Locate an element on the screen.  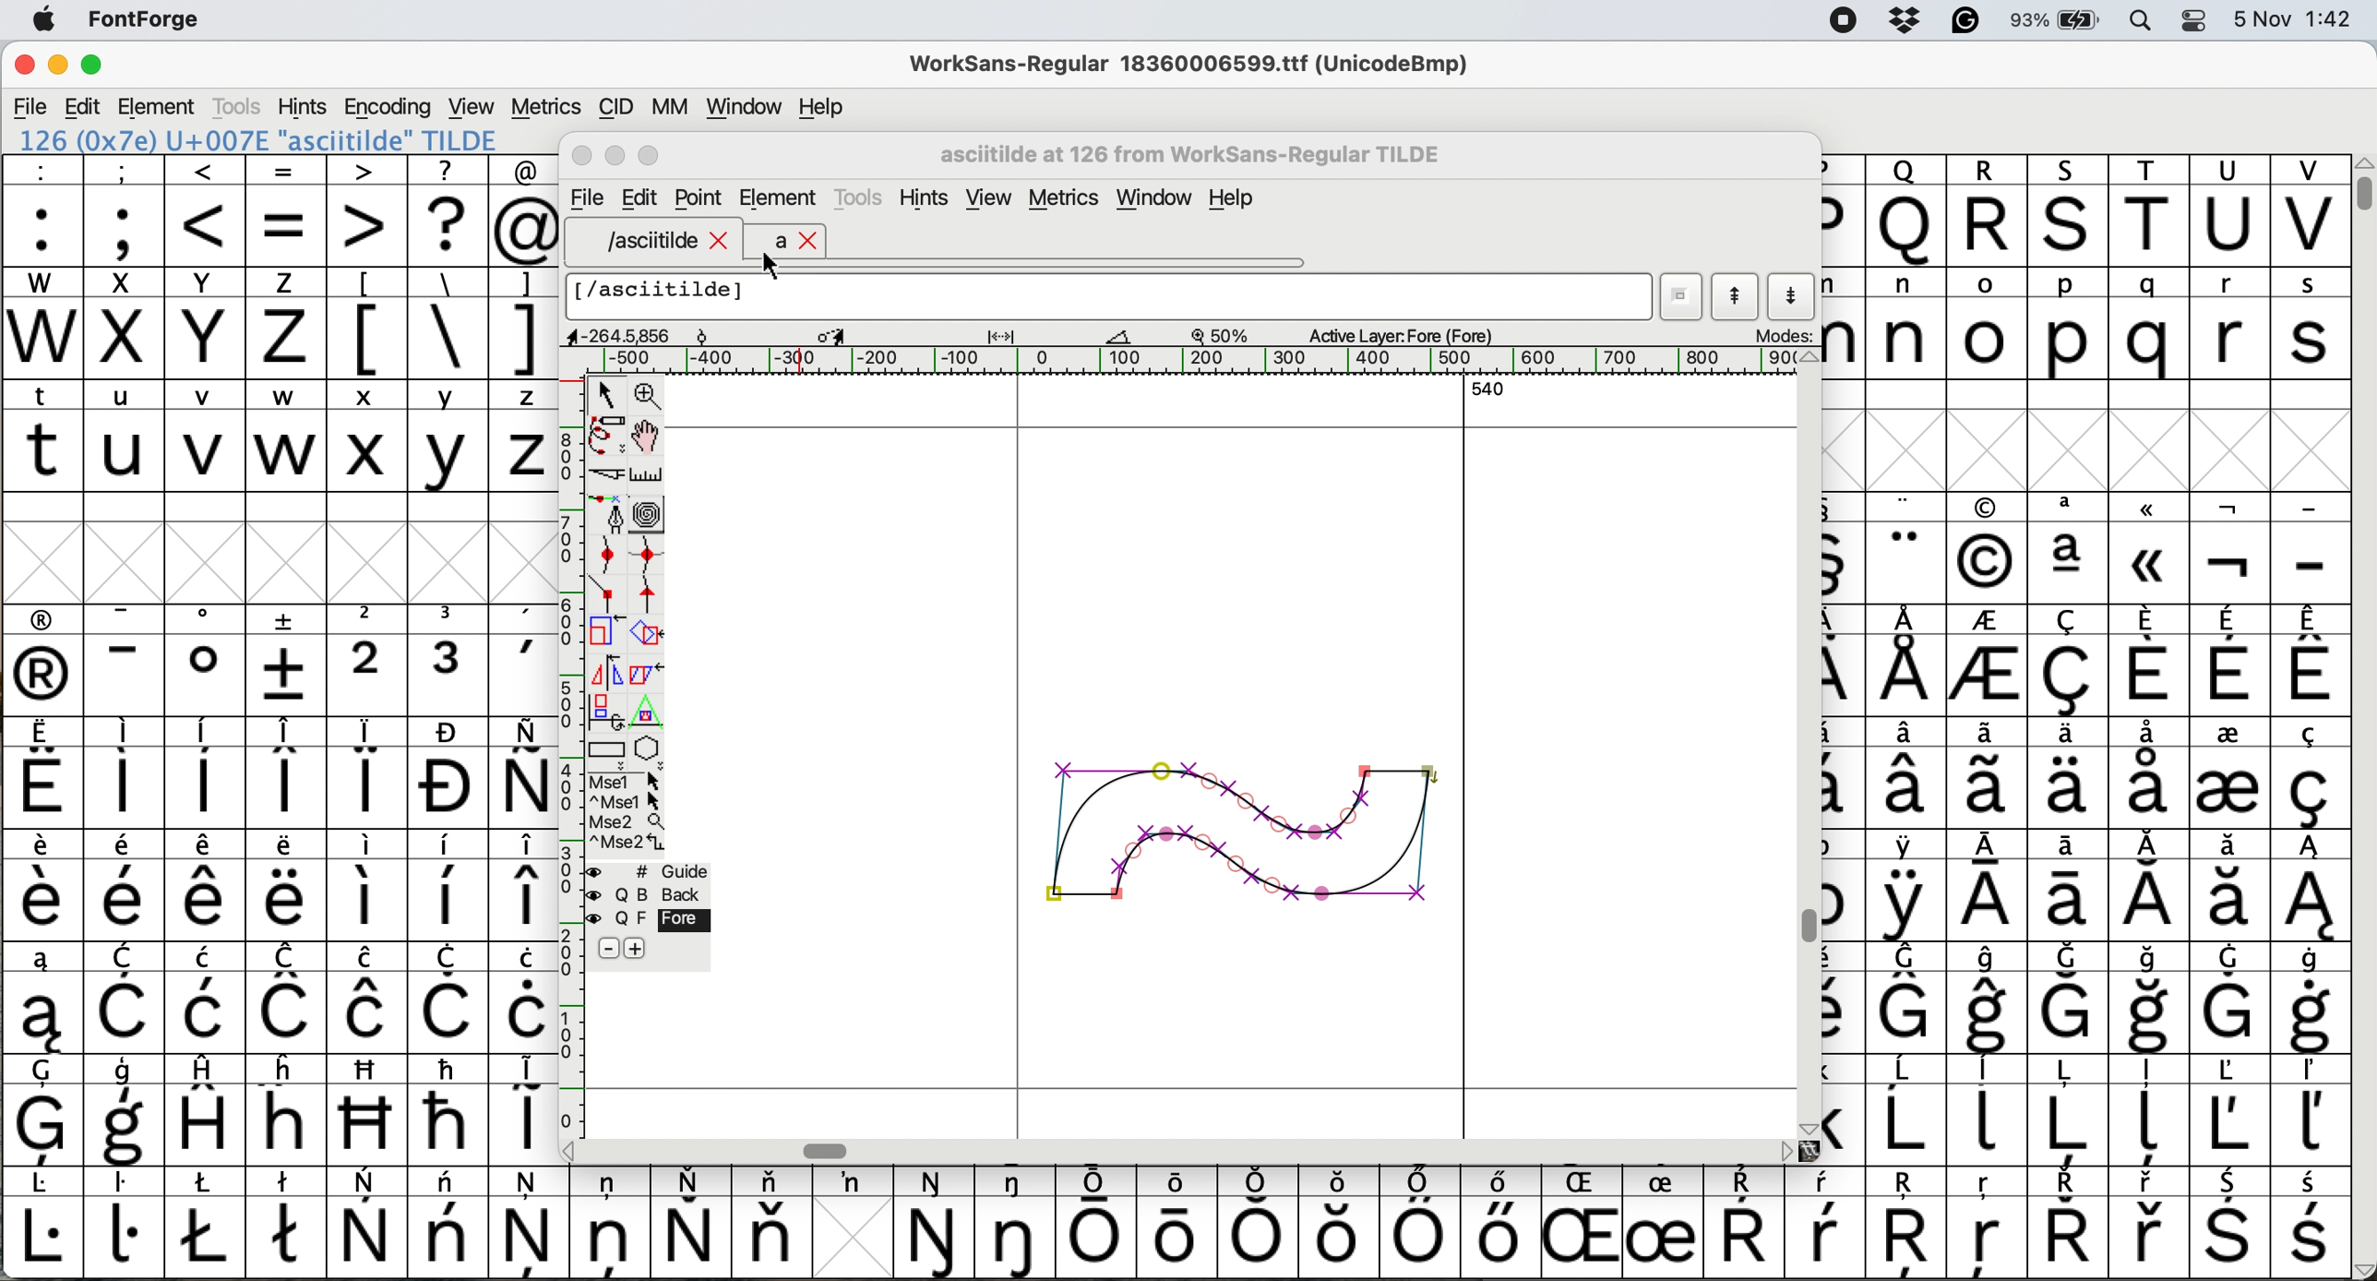
o is located at coordinates (1989, 327).